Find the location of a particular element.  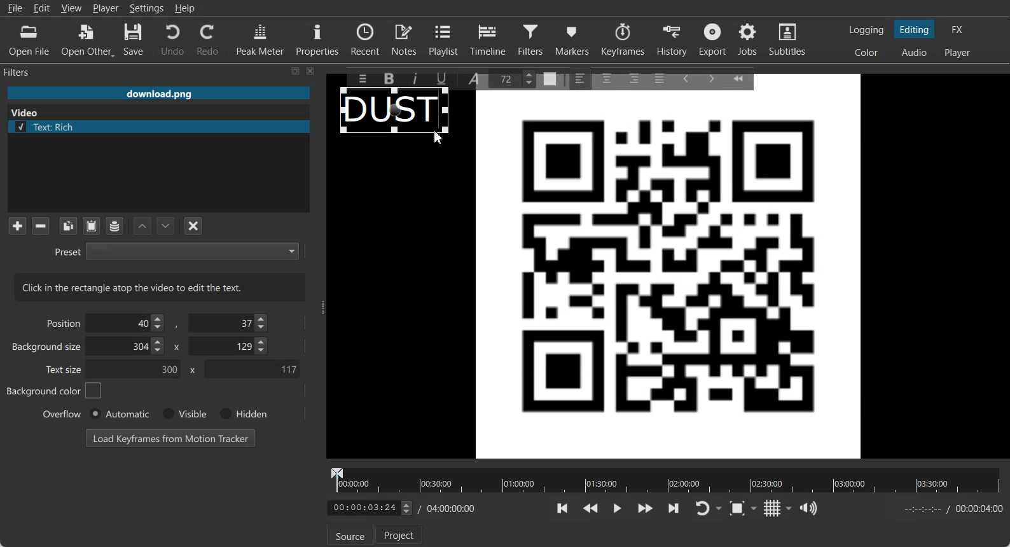

Text size is located at coordinates (65, 369).